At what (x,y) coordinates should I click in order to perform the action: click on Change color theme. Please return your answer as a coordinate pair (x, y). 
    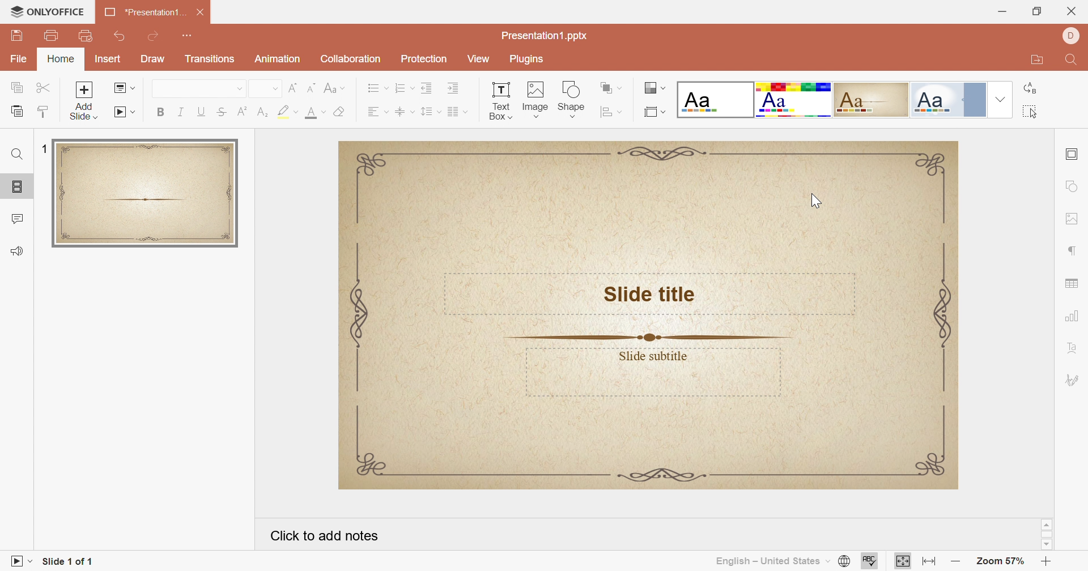
    Looking at the image, I should click on (649, 87).